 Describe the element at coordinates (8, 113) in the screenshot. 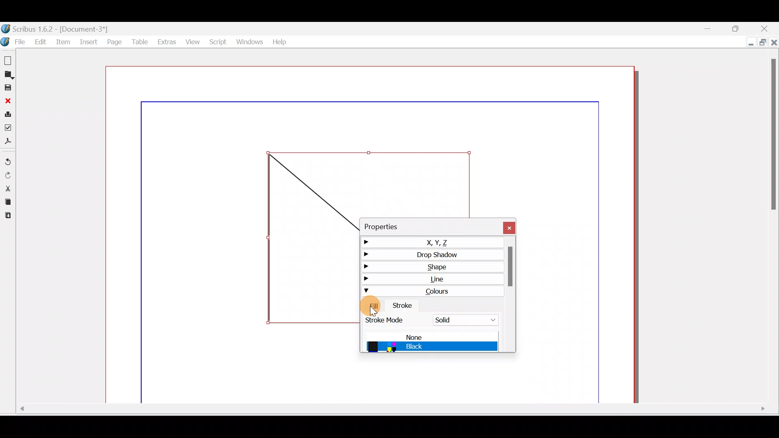

I see `Print` at that location.